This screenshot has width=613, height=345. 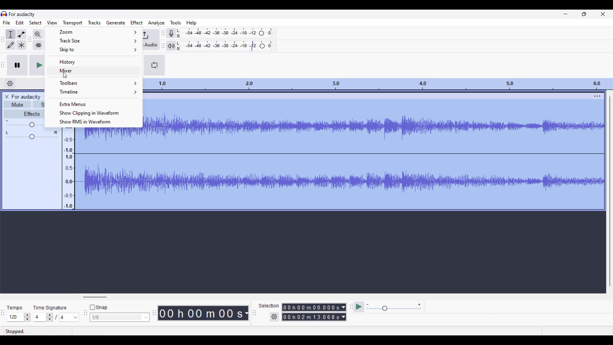 What do you see at coordinates (20, 23) in the screenshot?
I see `Edit menu` at bounding box center [20, 23].